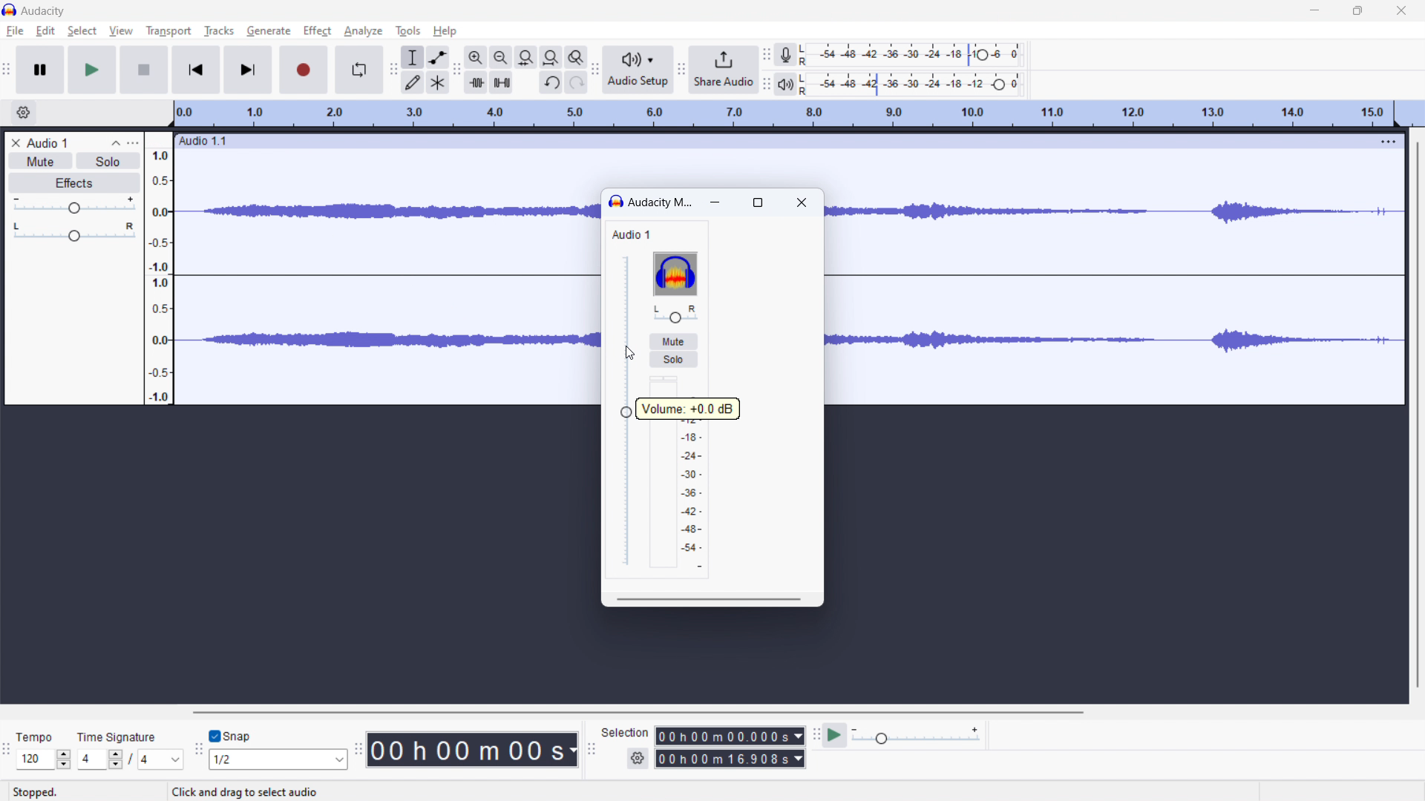  Describe the element at coordinates (75, 182) in the screenshot. I see `effects` at that location.